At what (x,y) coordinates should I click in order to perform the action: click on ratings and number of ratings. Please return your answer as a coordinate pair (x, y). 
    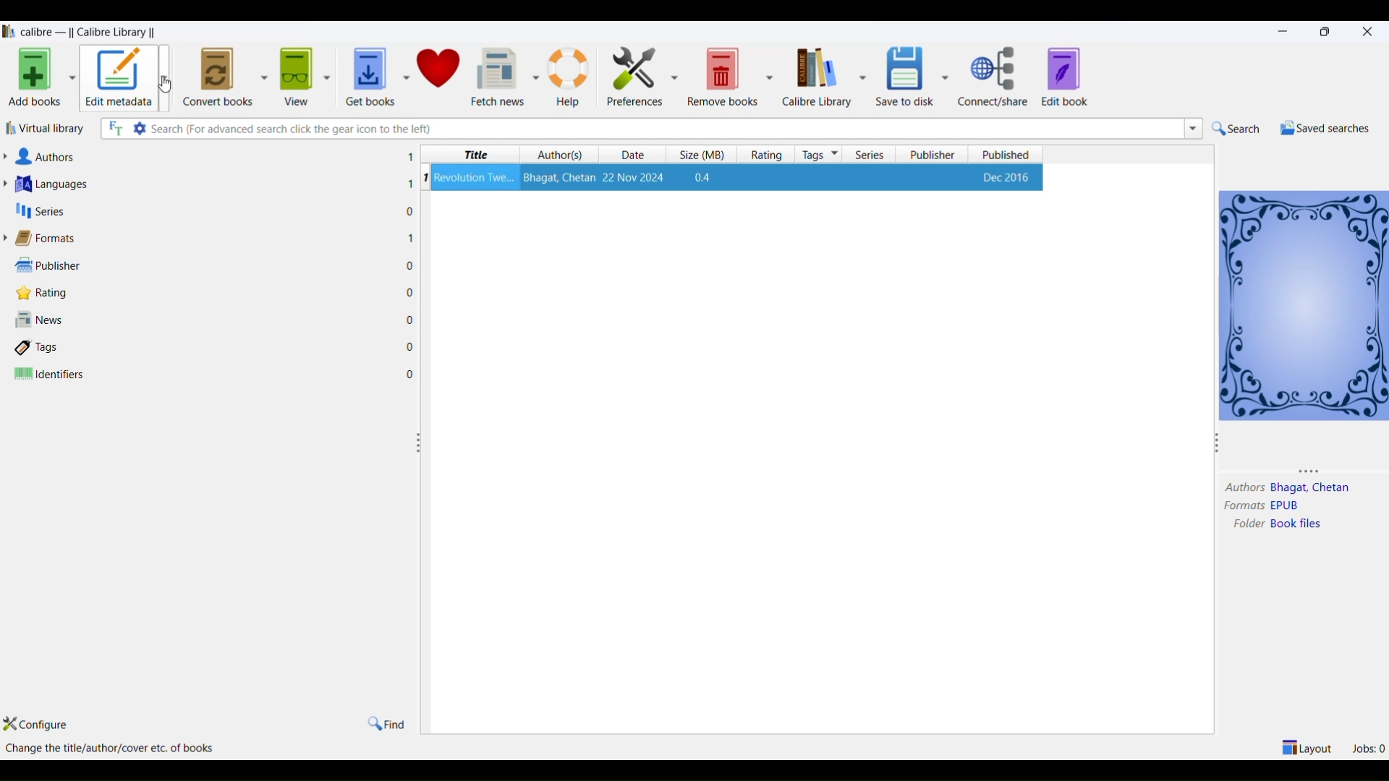
    Looking at the image, I should click on (46, 291).